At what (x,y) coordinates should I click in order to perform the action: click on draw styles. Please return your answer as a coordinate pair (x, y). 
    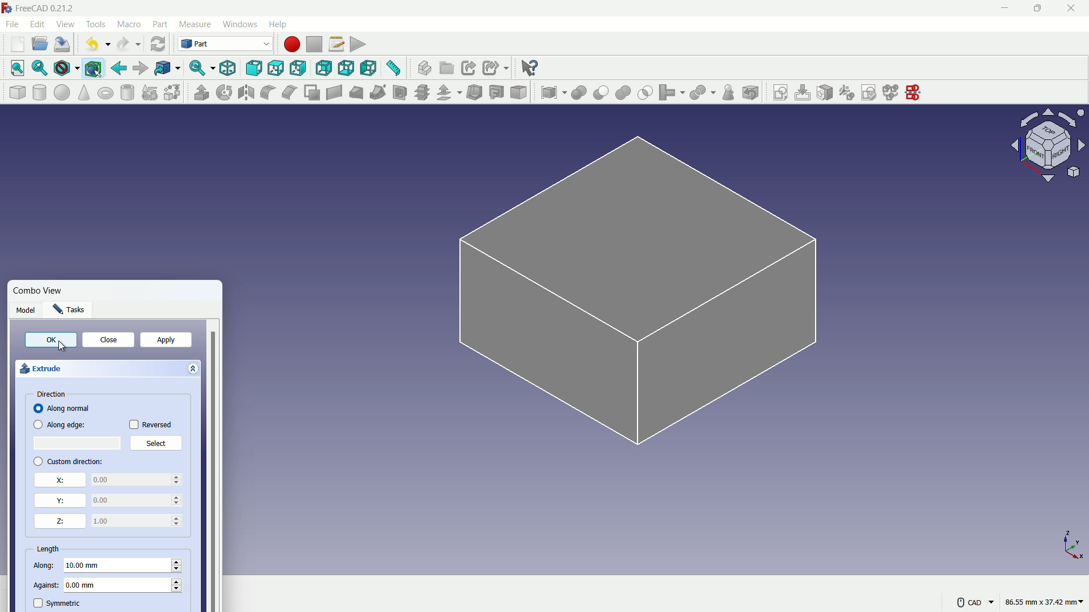
    Looking at the image, I should click on (67, 69).